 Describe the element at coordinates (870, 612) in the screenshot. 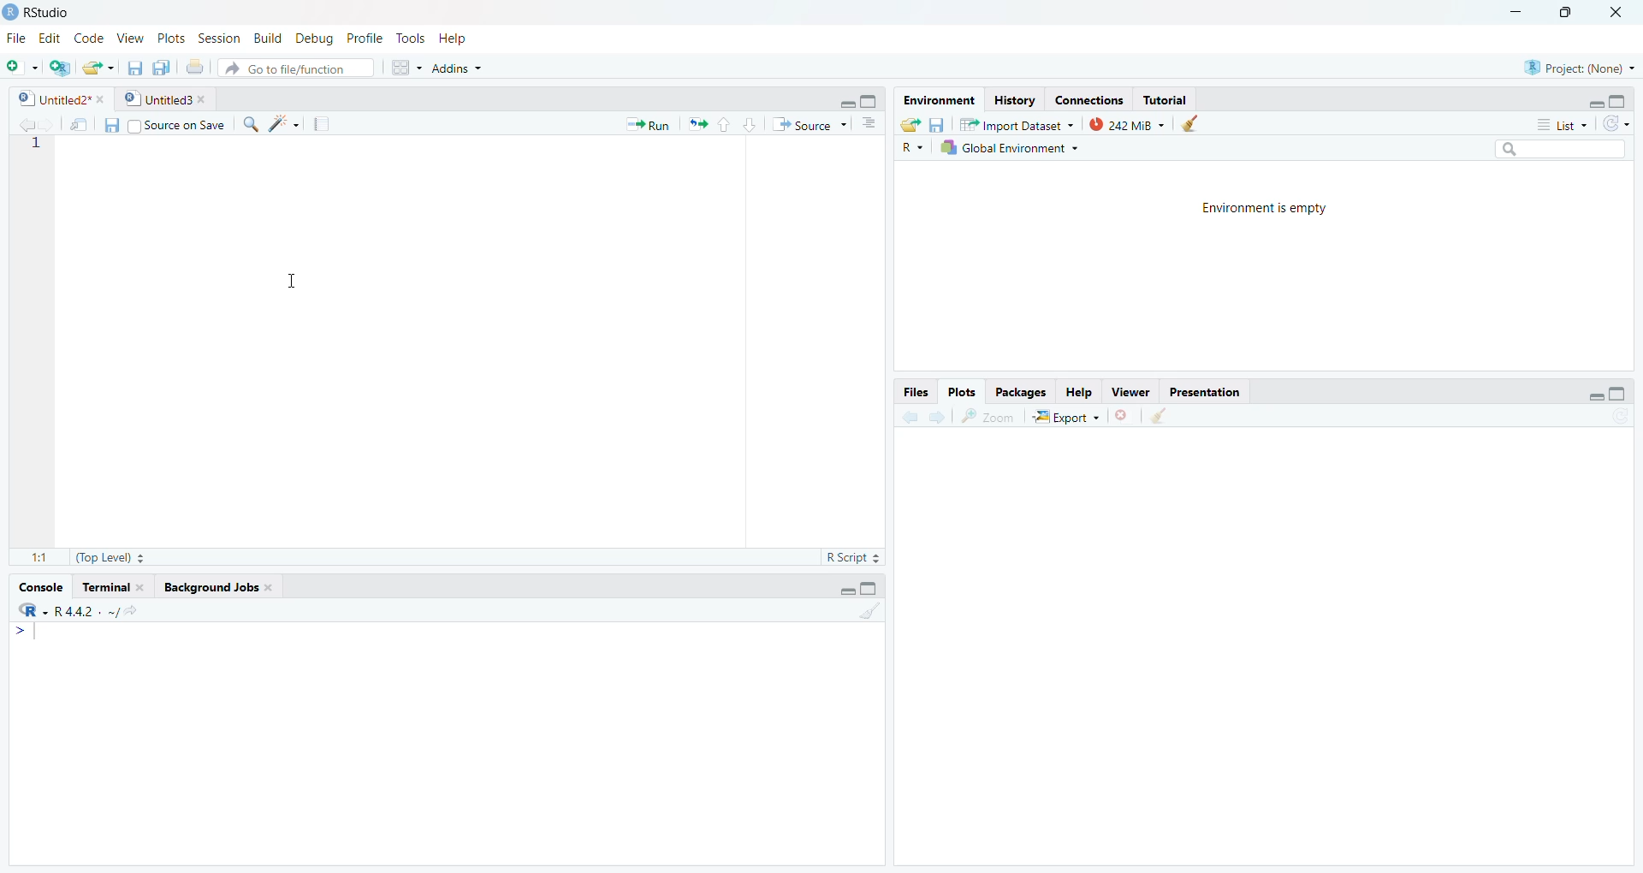

I see `cleaner console` at that location.